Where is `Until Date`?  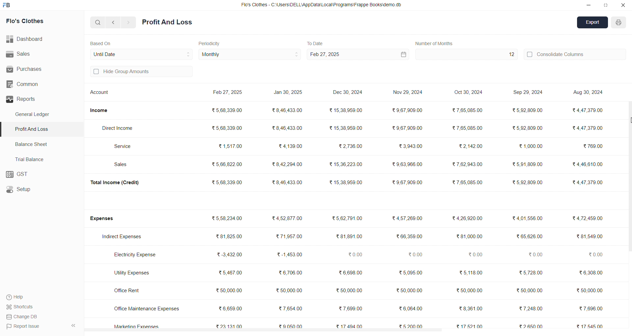 Until Date is located at coordinates (142, 53).